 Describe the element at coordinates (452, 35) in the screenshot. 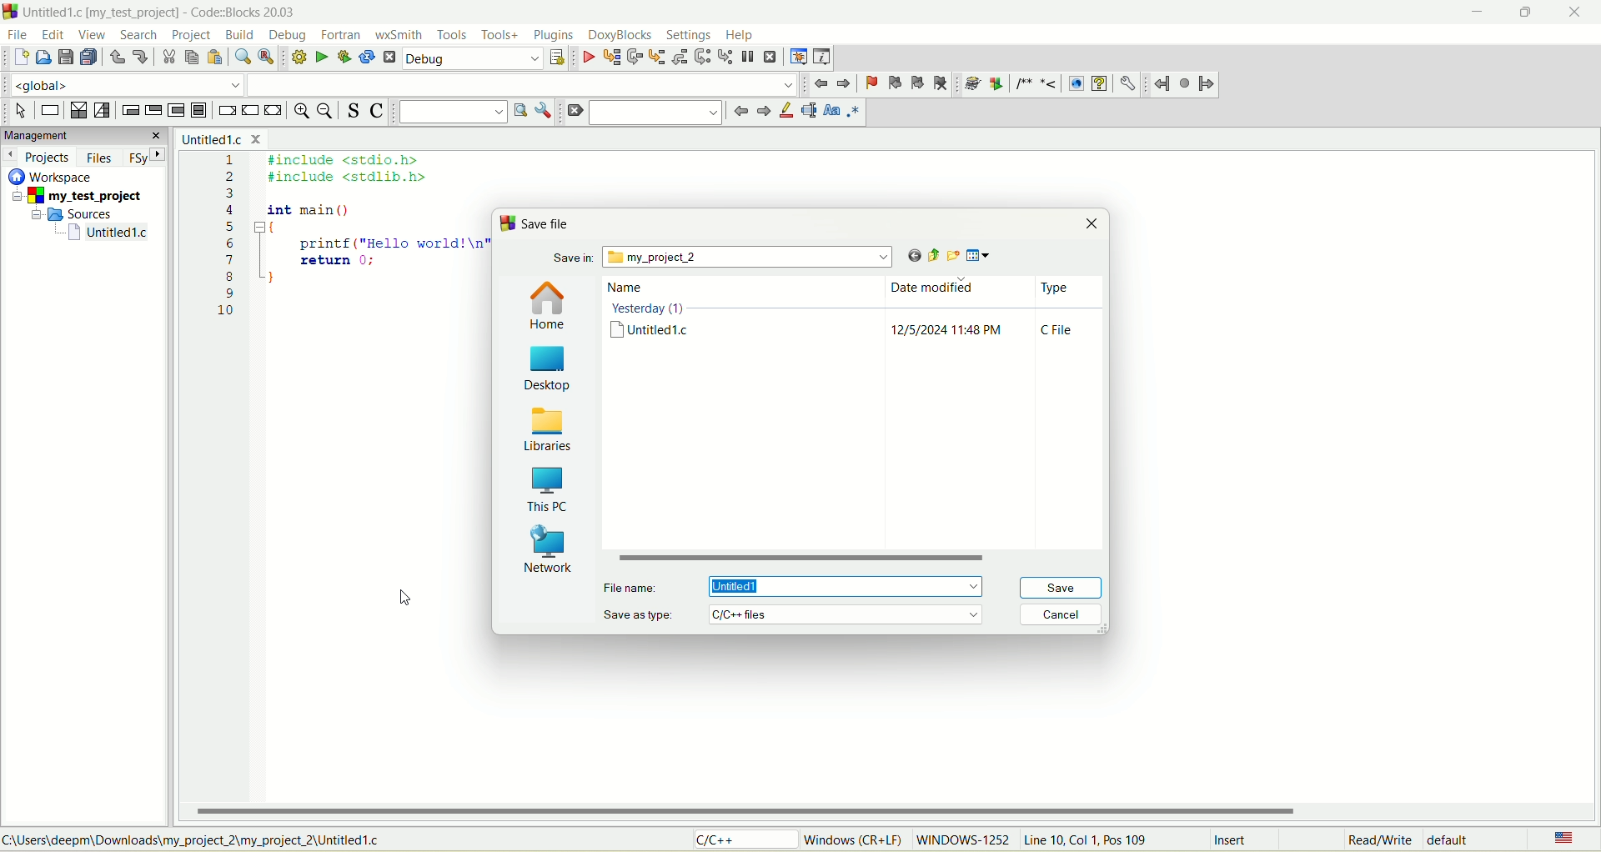

I see `tools` at that location.